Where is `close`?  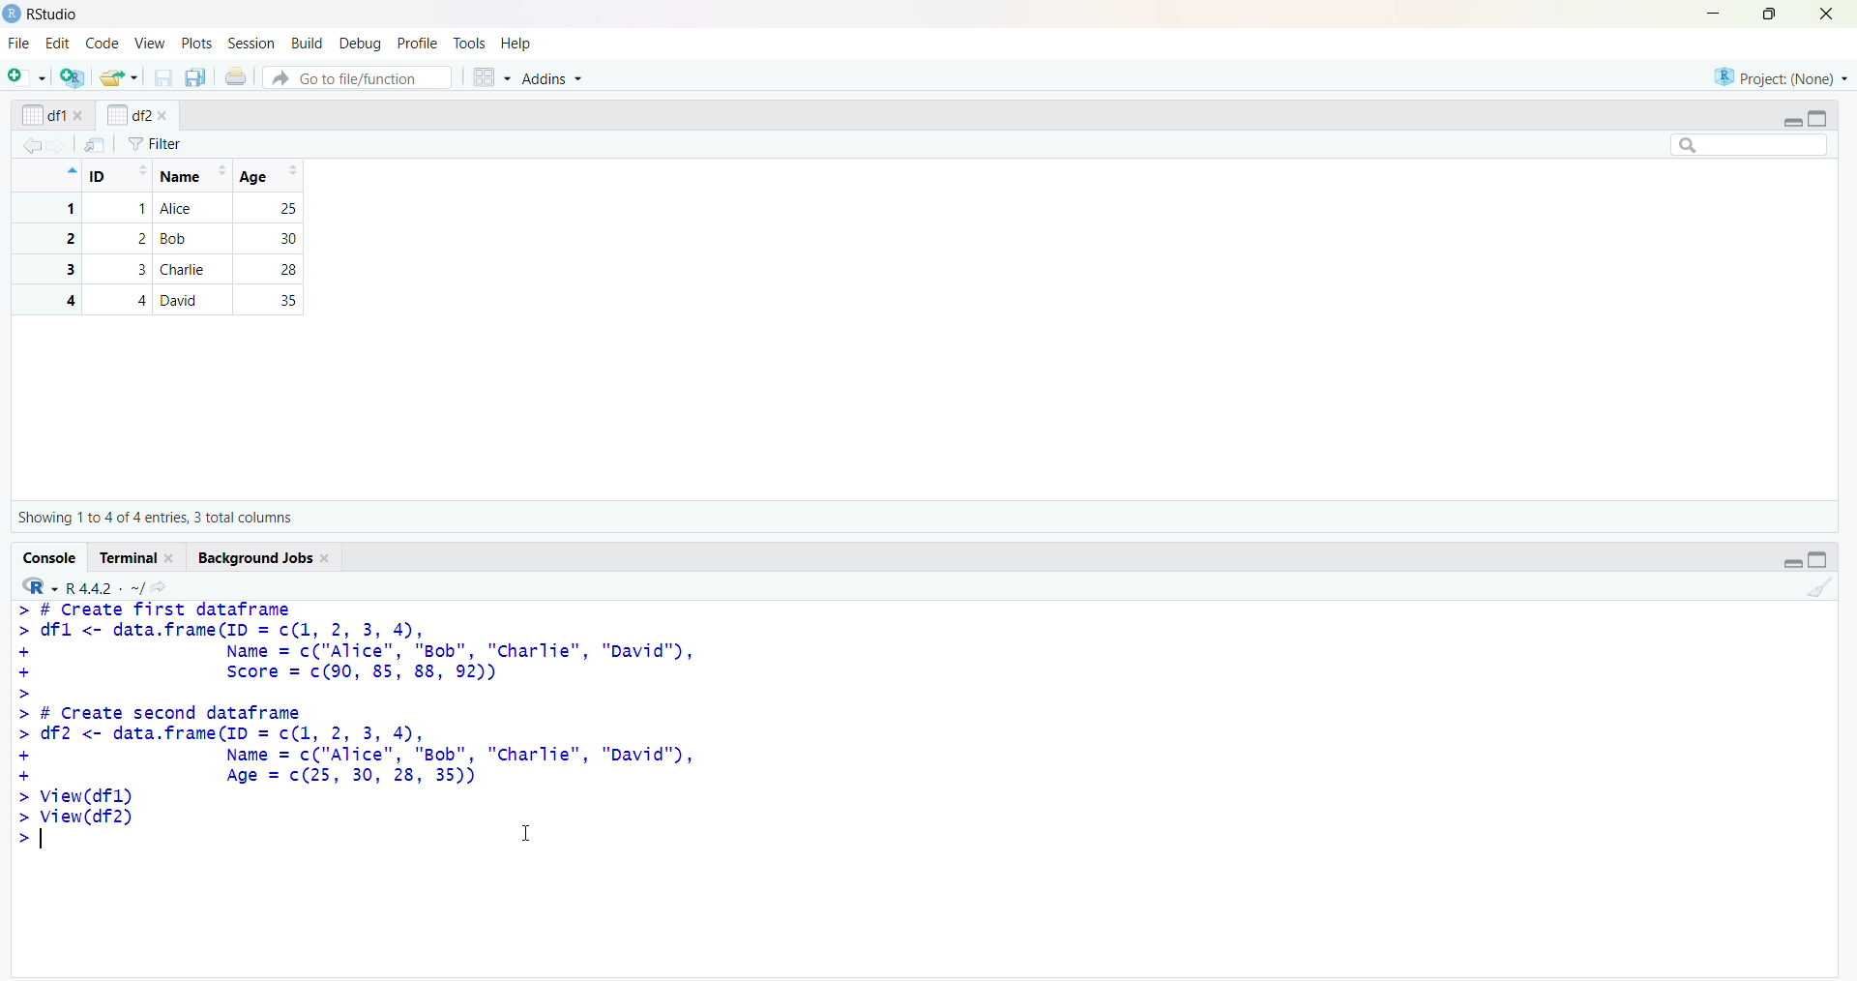
close is located at coordinates (80, 115).